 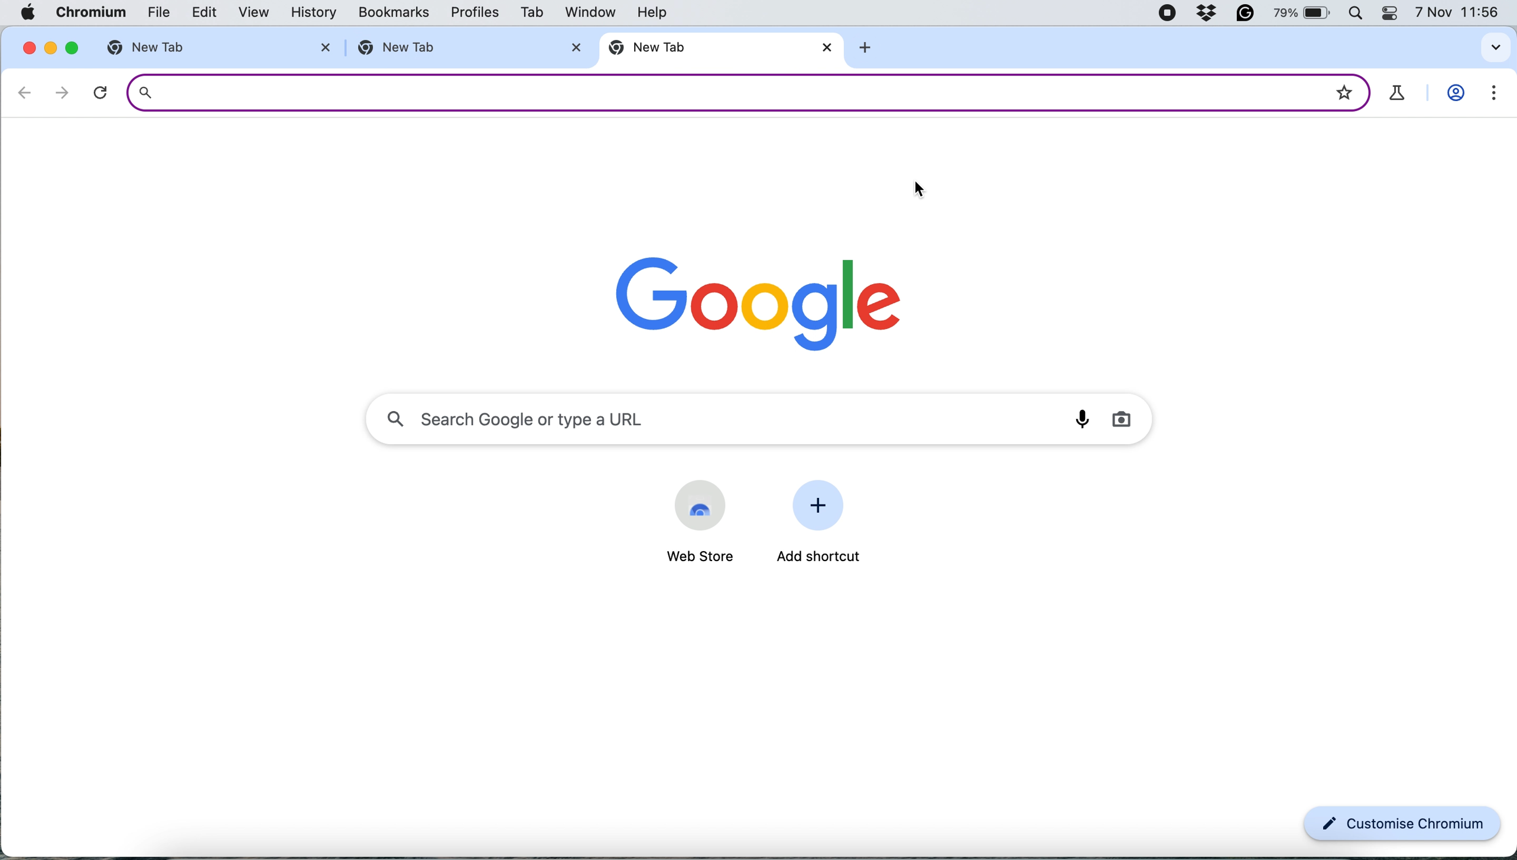 I want to click on minimise, so click(x=48, y=48).